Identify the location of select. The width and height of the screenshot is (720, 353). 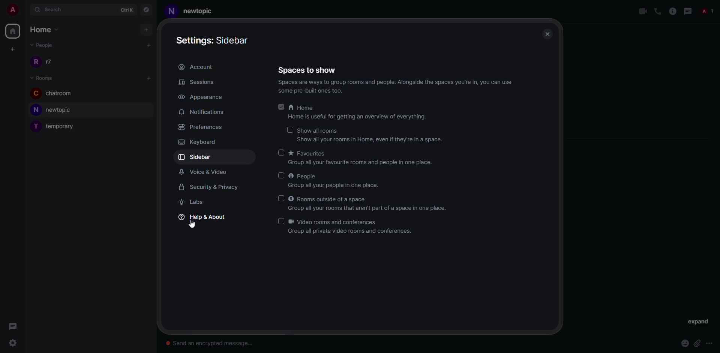
(280, 198).